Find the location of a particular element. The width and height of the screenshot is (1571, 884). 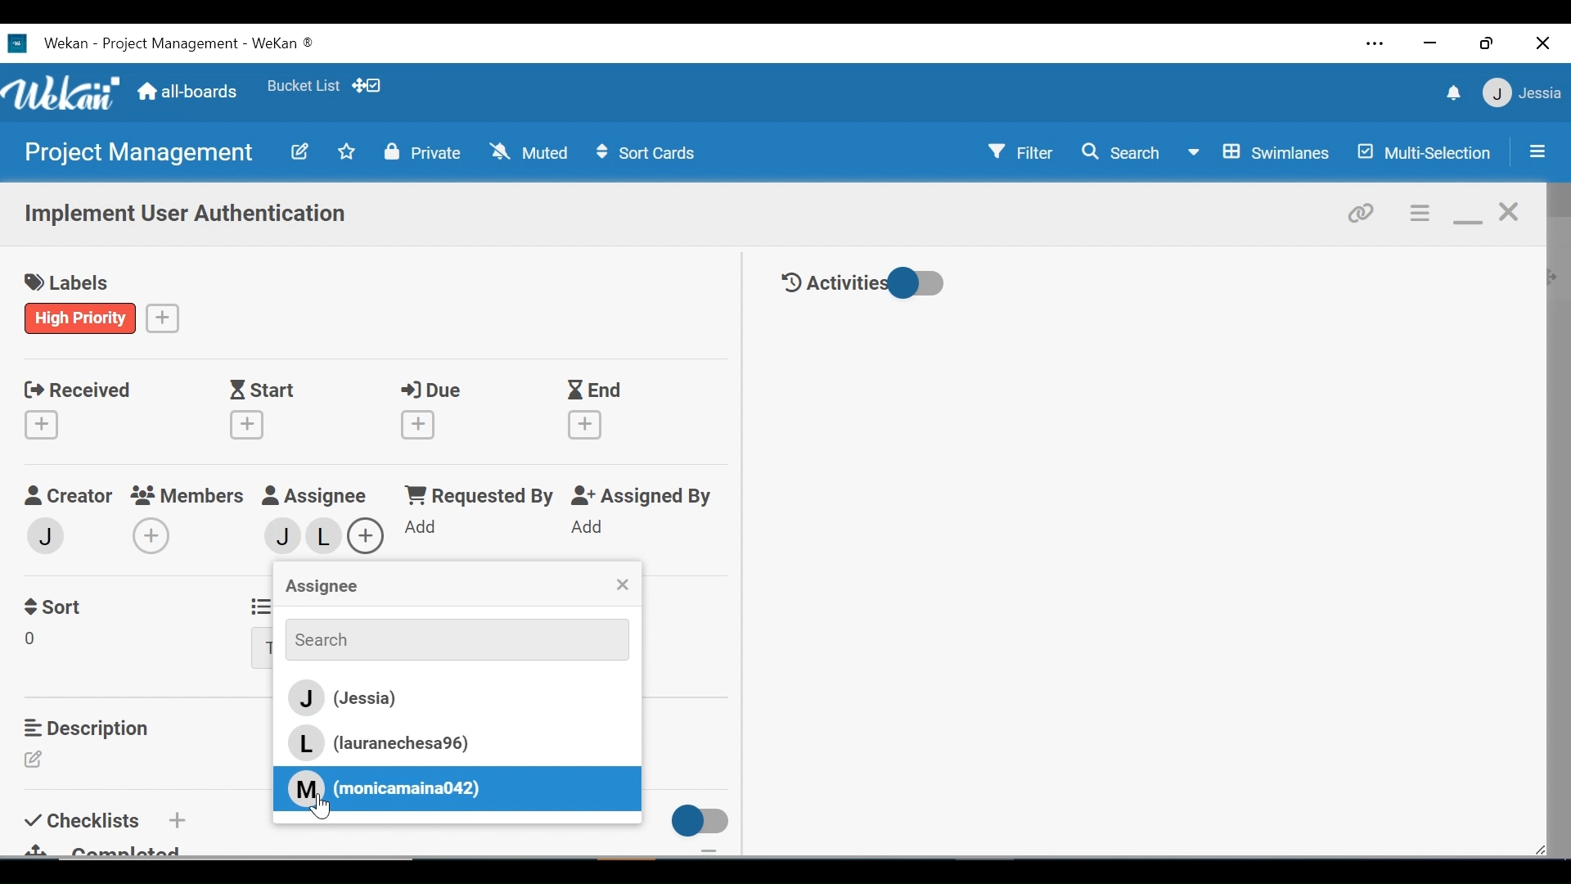

Sort Cards is located at coordinates (644, 153).